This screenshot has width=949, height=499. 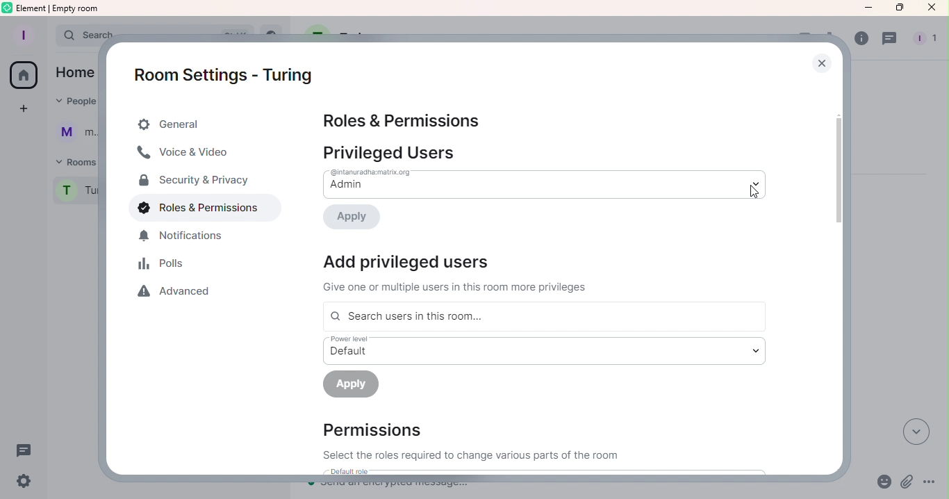 What do you see at coordinates (884, 483) in the screenshot?
I see `Emoji` at bounding box center [884, 483].